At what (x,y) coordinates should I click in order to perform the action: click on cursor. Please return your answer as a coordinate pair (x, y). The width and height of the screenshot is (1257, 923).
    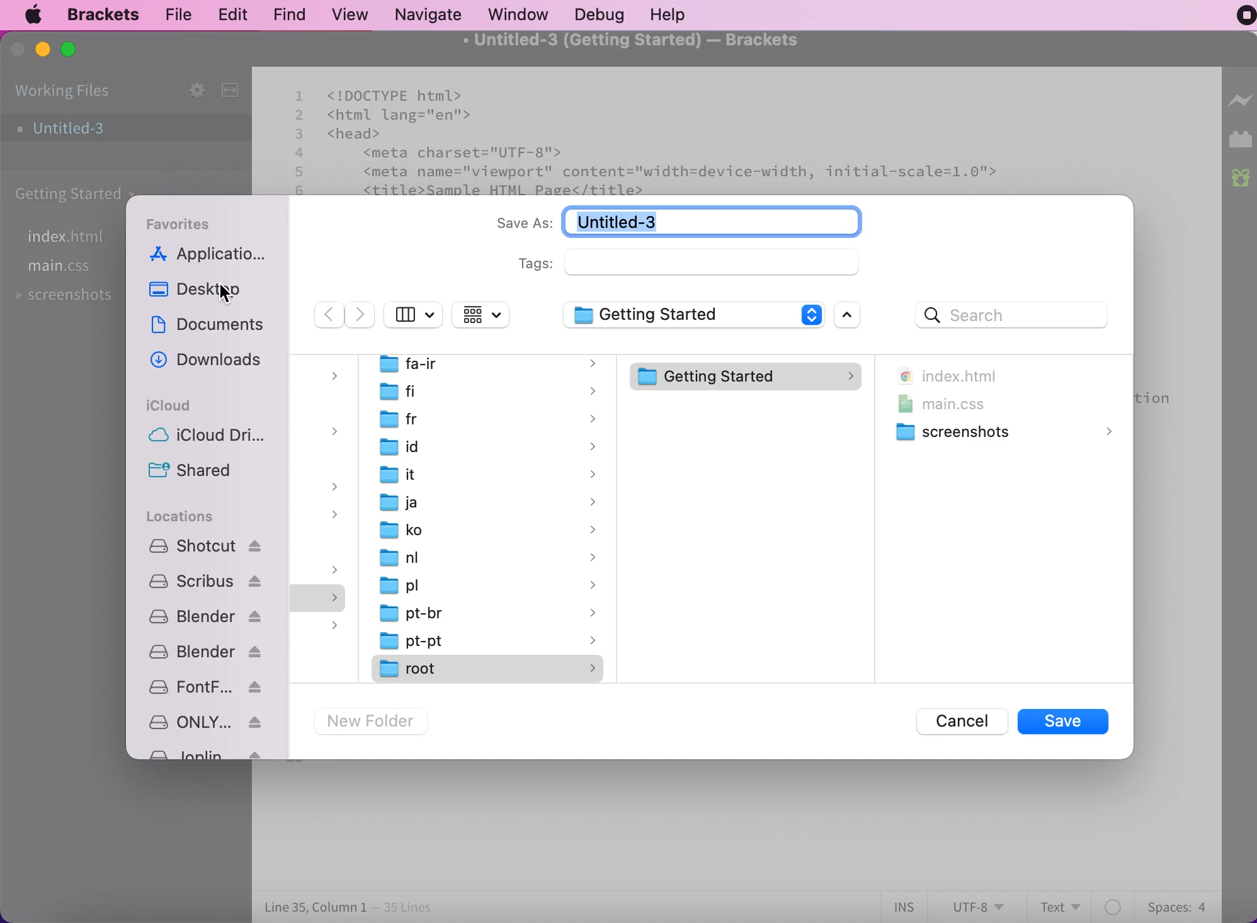
    Looking at the image, I should click on (227, 293).